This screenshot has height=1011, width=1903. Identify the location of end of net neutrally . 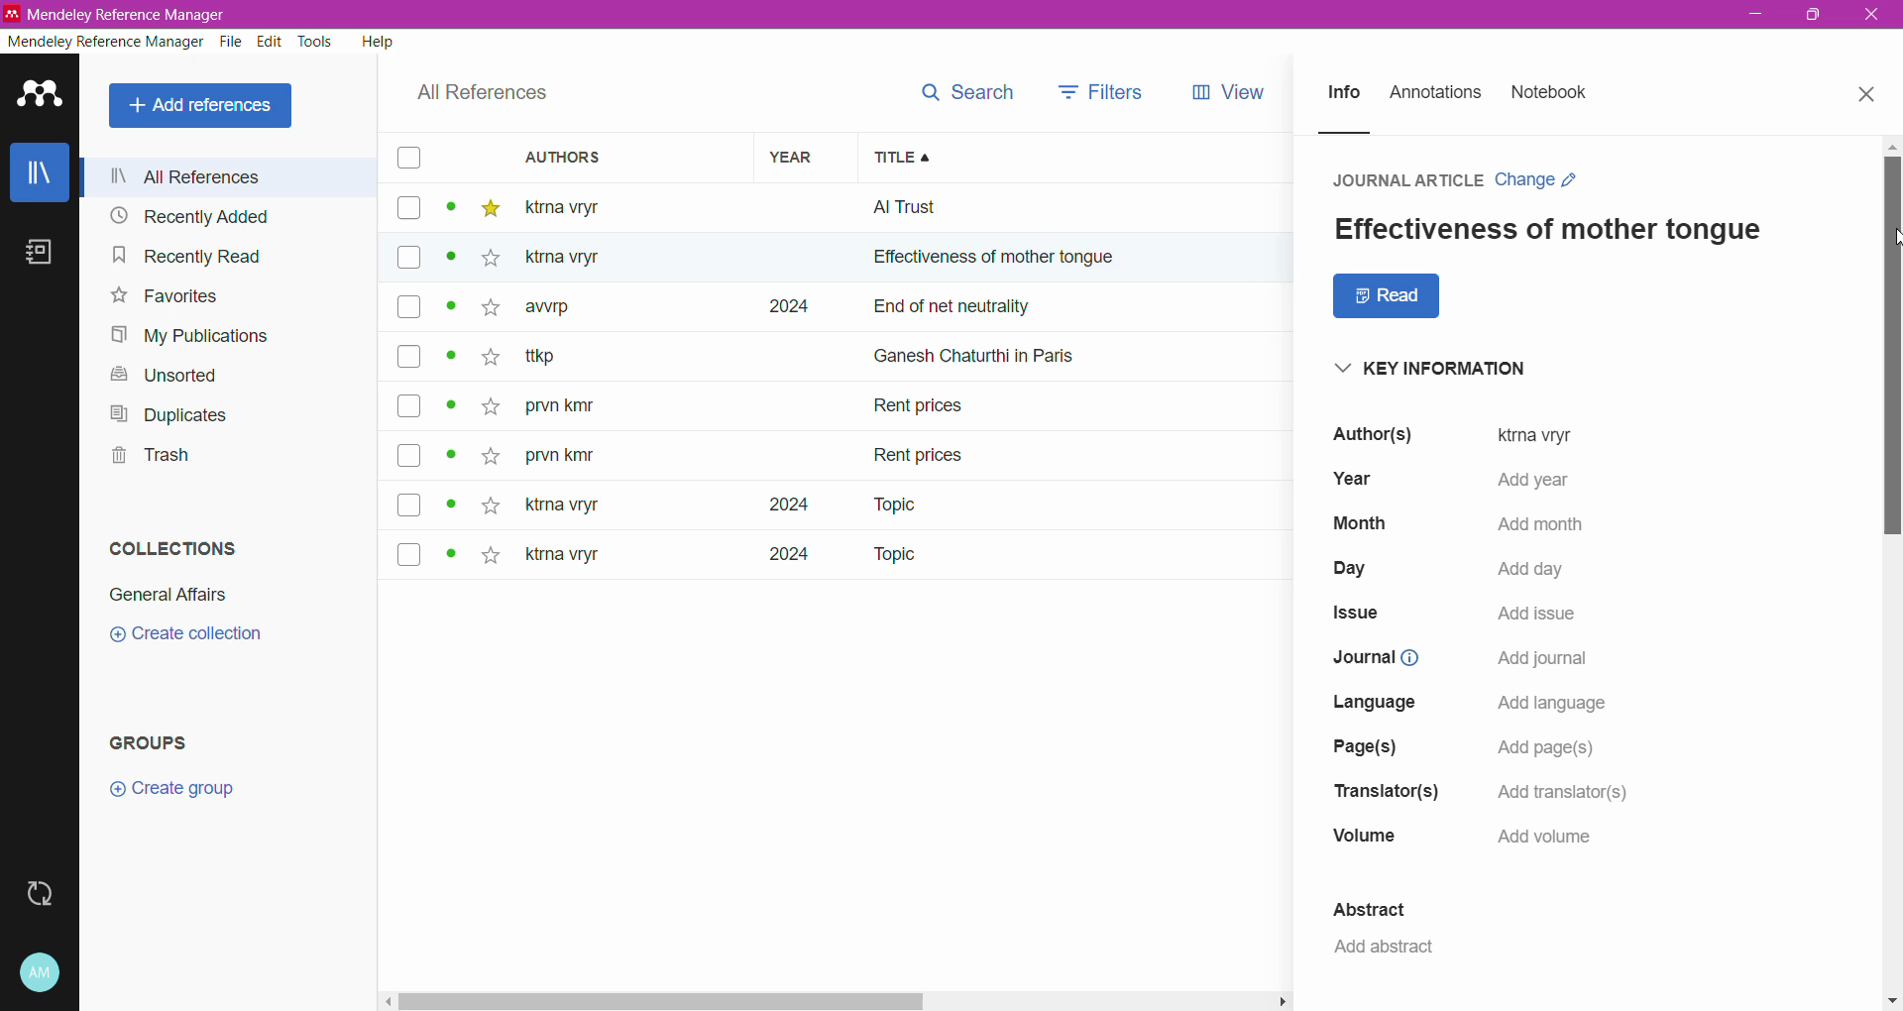
(1084, 309).